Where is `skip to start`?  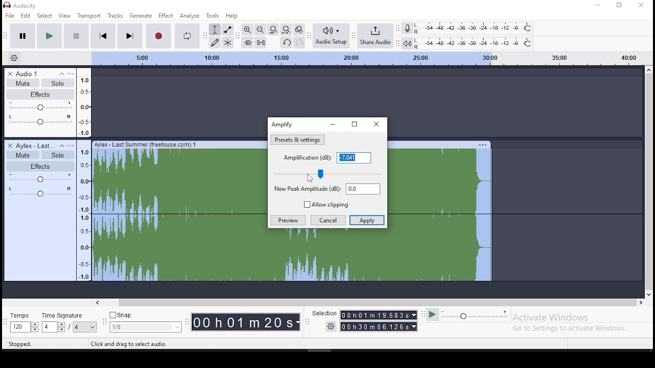 skip to start is located at coordinates (103, 35).